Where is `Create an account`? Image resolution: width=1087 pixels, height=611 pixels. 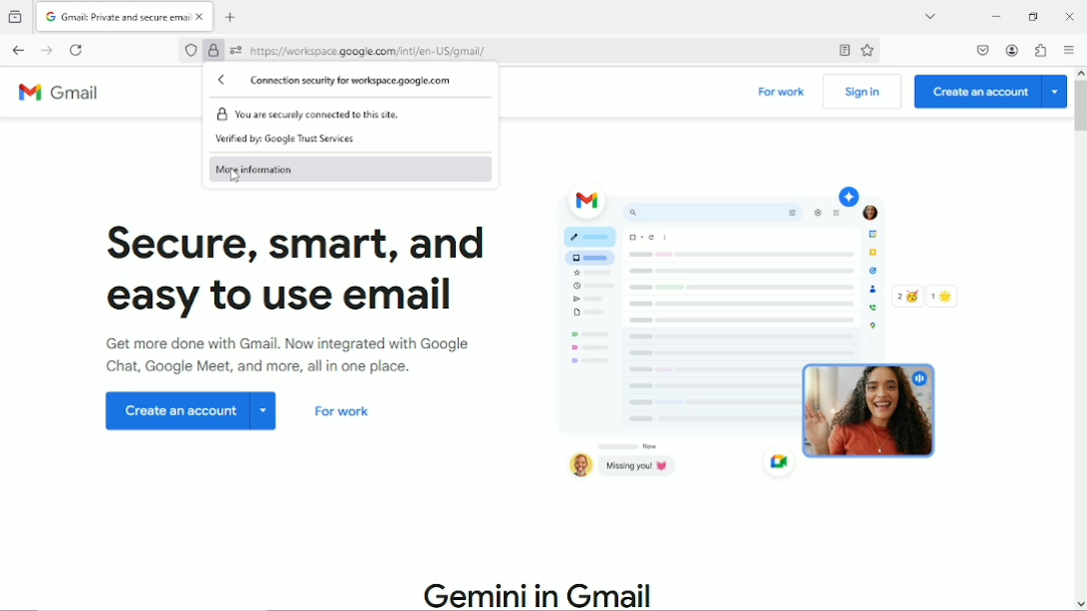
Create an account is located at coordinates (991, 91).